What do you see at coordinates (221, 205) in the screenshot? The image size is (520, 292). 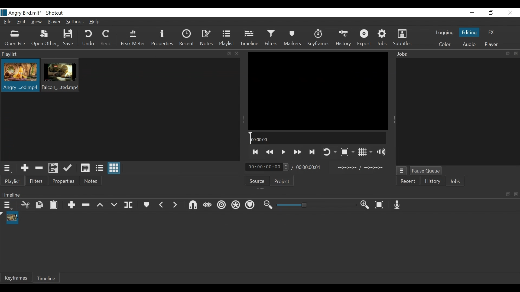 I see `Ripple` at bounding box center [221, 205].